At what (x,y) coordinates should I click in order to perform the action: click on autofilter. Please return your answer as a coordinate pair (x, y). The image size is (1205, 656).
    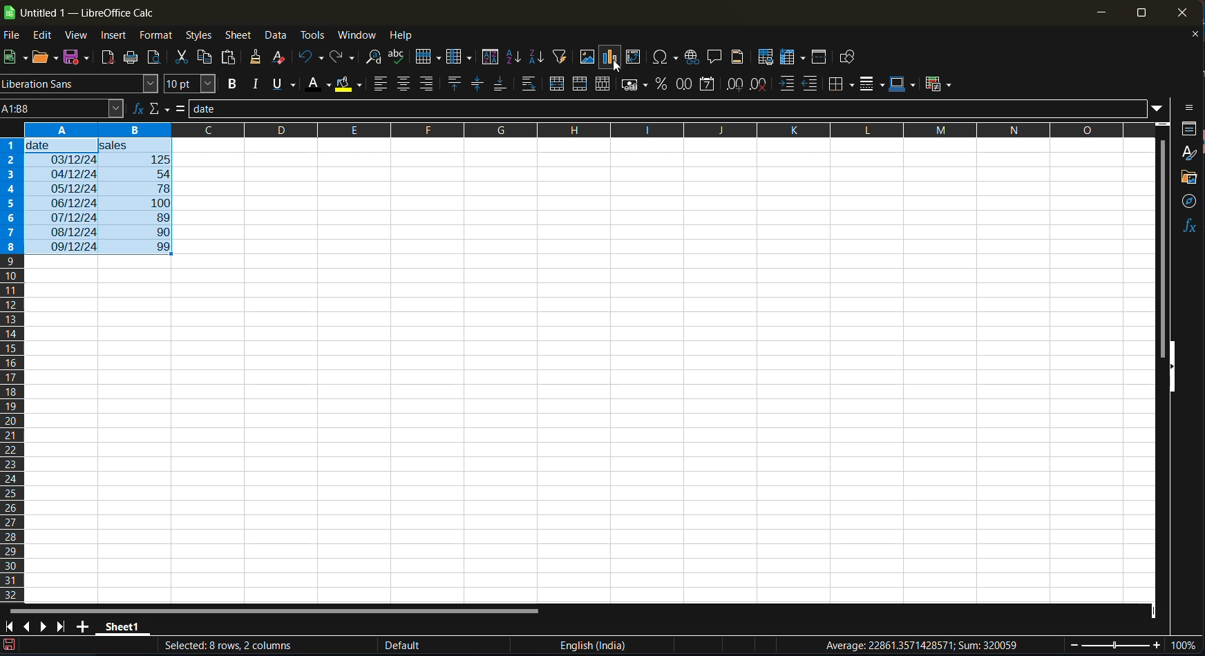
    Looking at the image, I should click on (558, 57).